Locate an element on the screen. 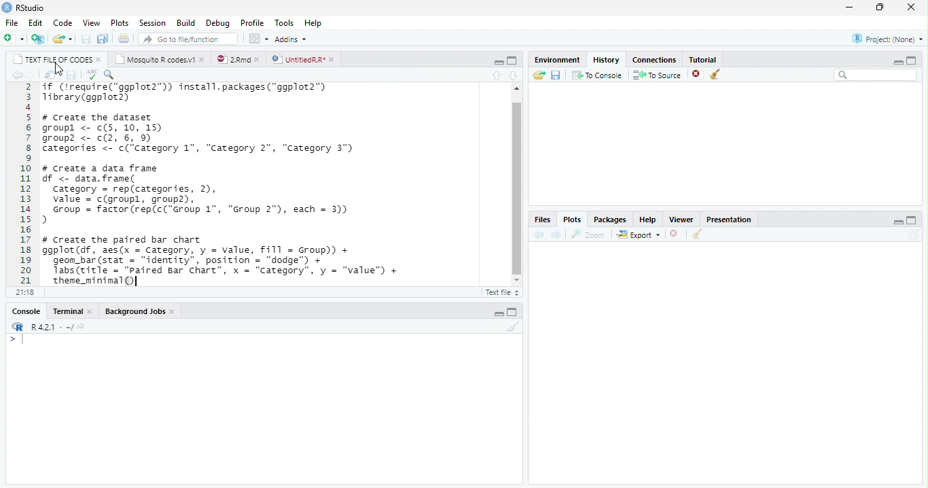 The height and width of the screenshot is (488, 928). go back is located at coordinates (14, 75).